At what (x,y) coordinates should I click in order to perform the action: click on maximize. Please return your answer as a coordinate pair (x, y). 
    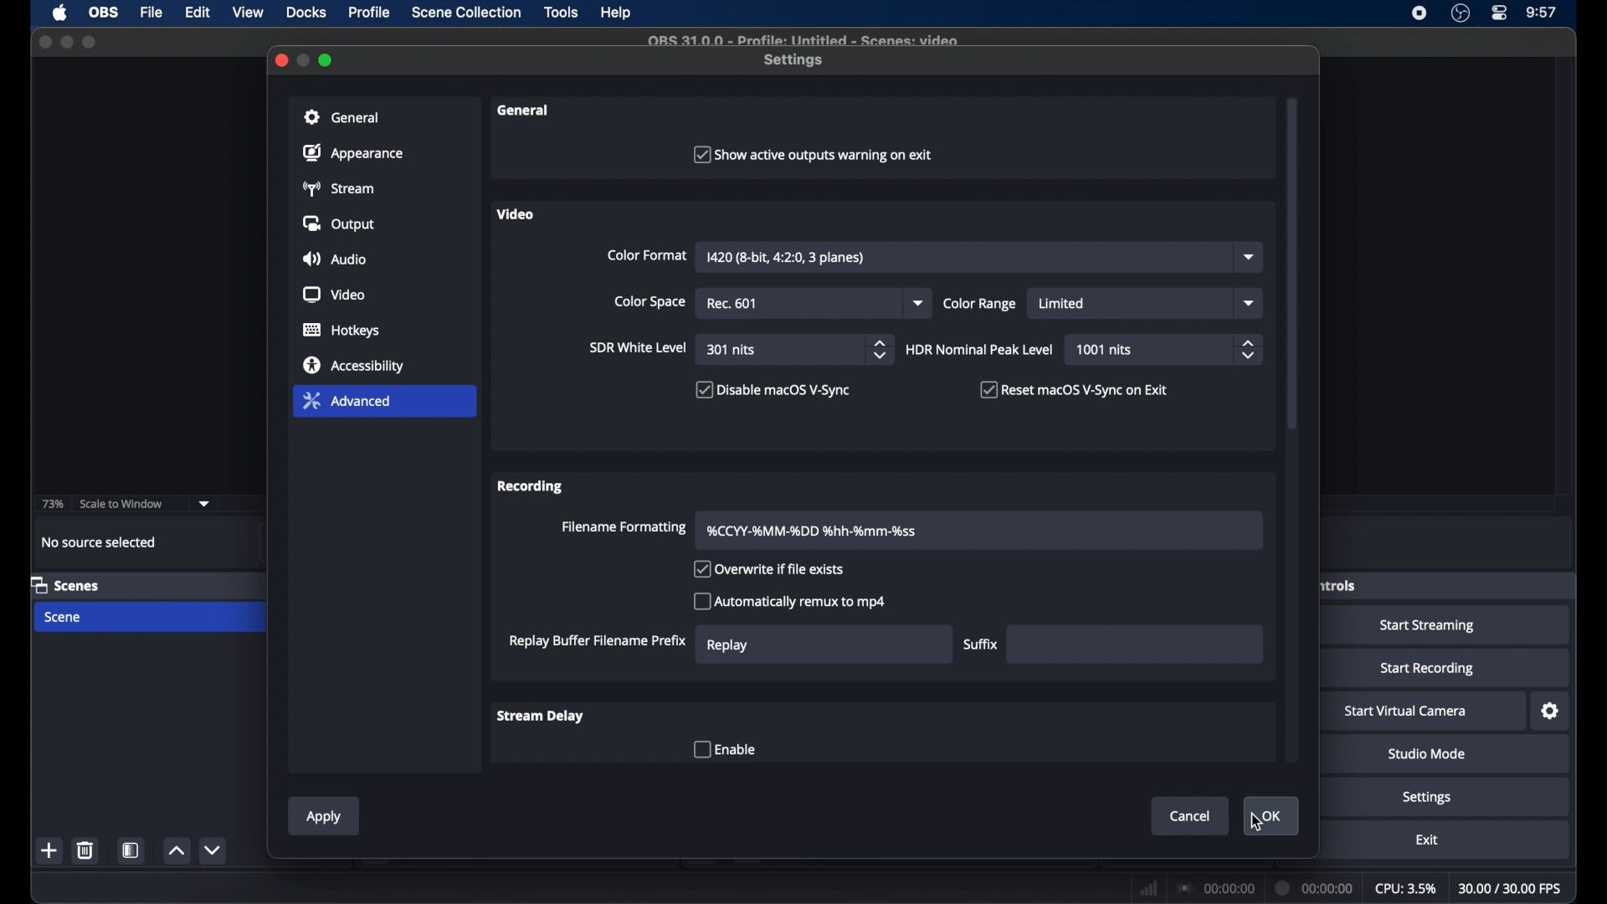
    Looking at the image, I should click on (327, 59).